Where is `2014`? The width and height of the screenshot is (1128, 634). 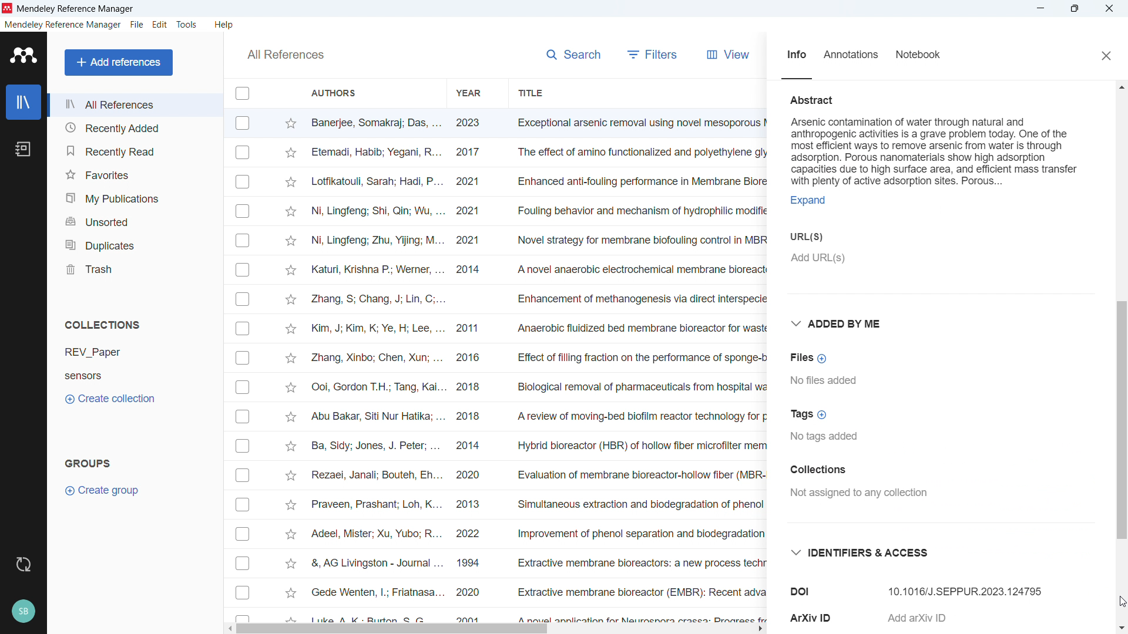
2014 is located at coordinates (469, 447).